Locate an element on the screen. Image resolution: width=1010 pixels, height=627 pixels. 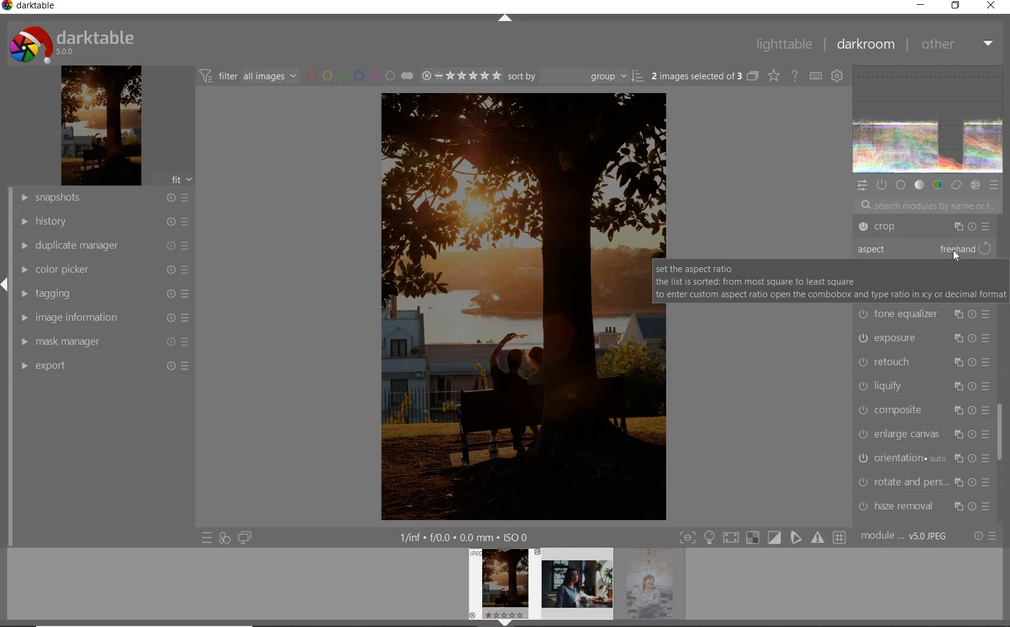
lighttable is located at coordinates (785, 44).